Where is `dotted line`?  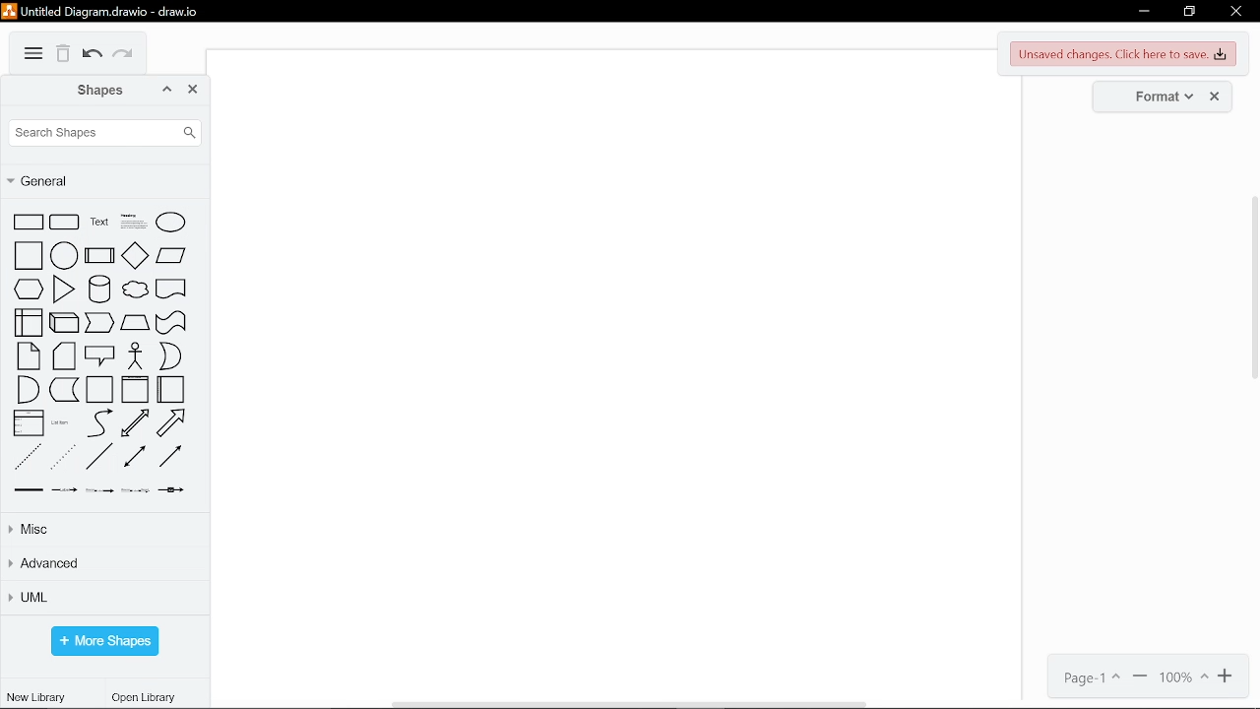 dotted line is located at coordinates (63, 457).